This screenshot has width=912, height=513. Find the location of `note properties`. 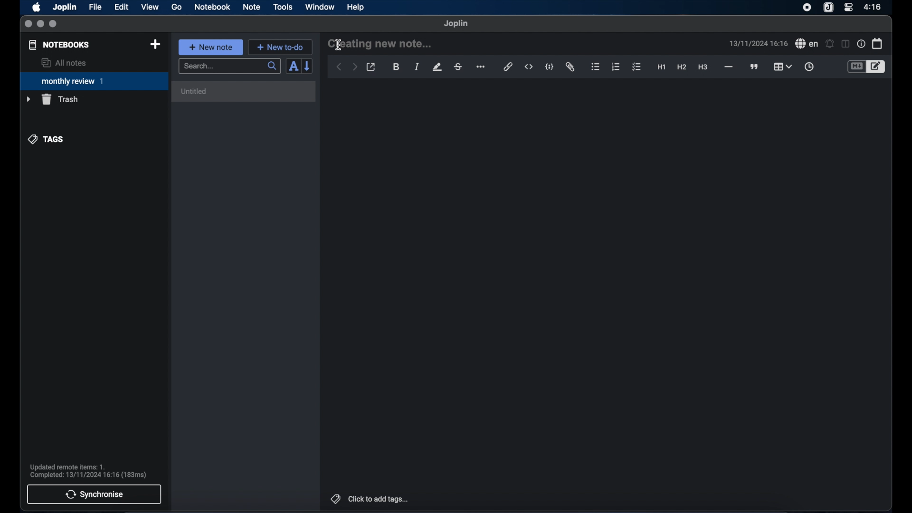

note properties is located at coordinates (861, 44).